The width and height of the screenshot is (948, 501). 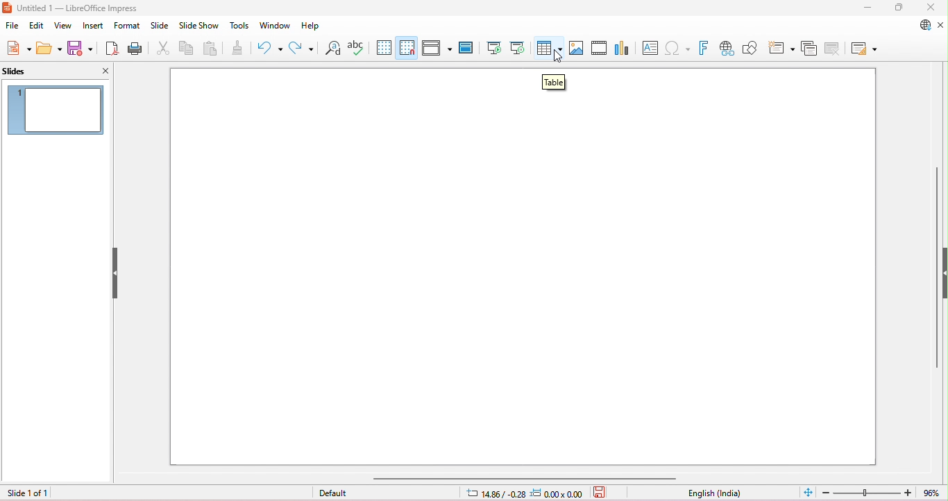 What do you see at coordinates (496, 494) in the screenshot?
I see `cursor position` at bounding box center [496, 494].